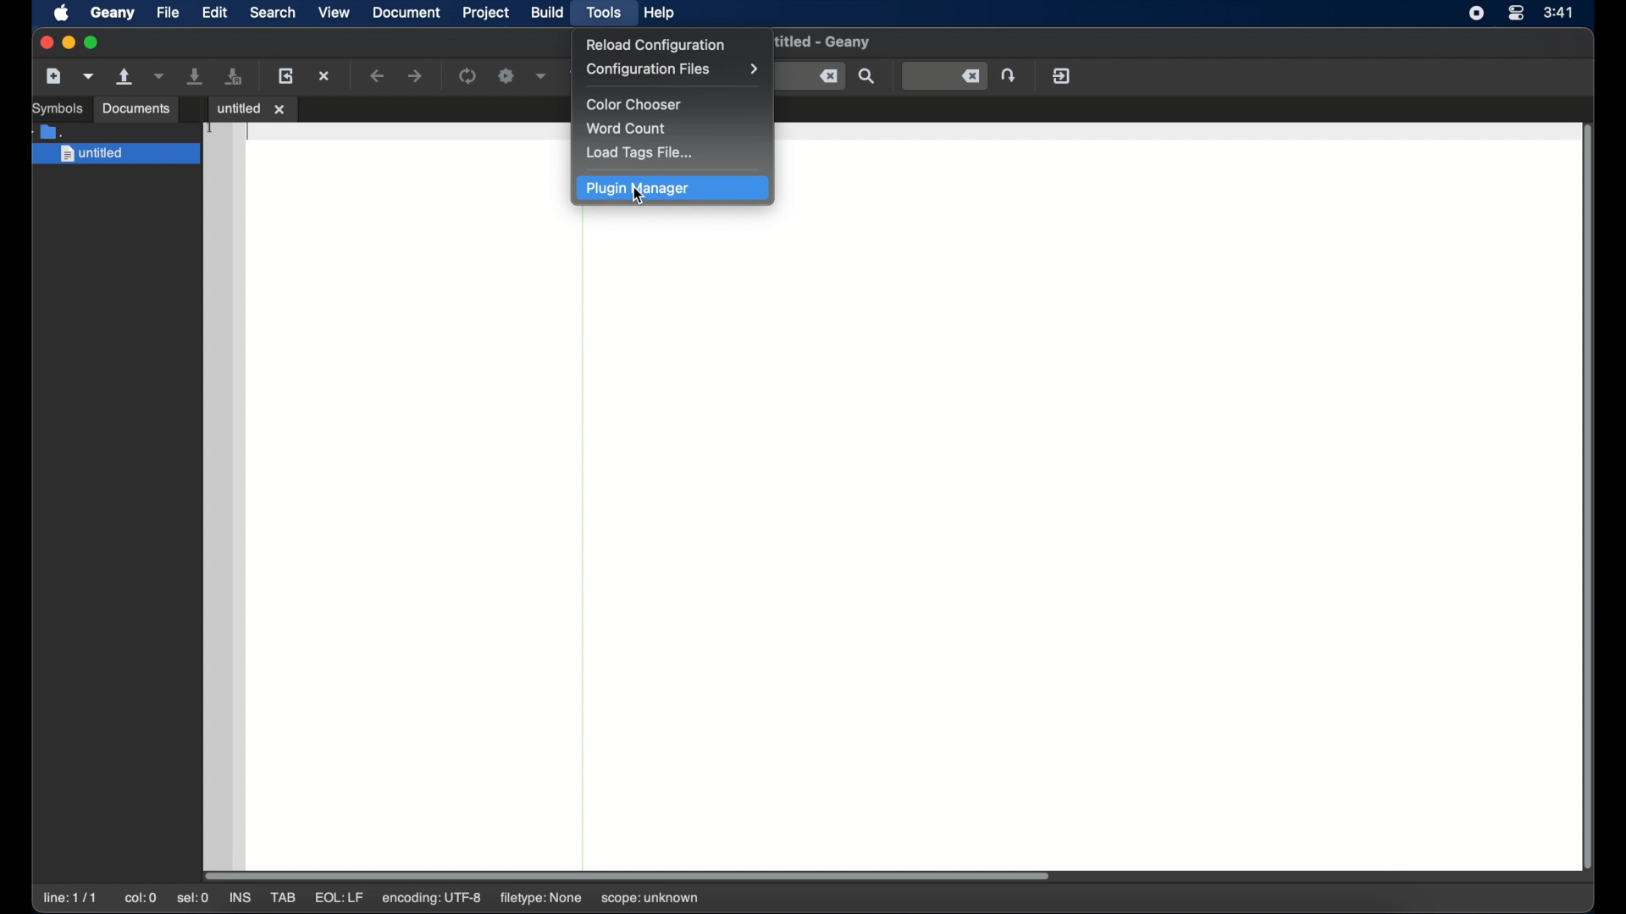 This screenshot has width=1626, height=914. Describe the element at coordinates (193, 899) in the screenshot. I see `sel: 0` at that location.